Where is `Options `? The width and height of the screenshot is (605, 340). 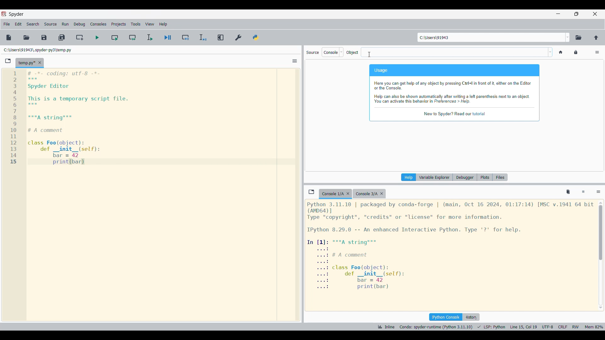
Options  is located at coordinates (295, 61).